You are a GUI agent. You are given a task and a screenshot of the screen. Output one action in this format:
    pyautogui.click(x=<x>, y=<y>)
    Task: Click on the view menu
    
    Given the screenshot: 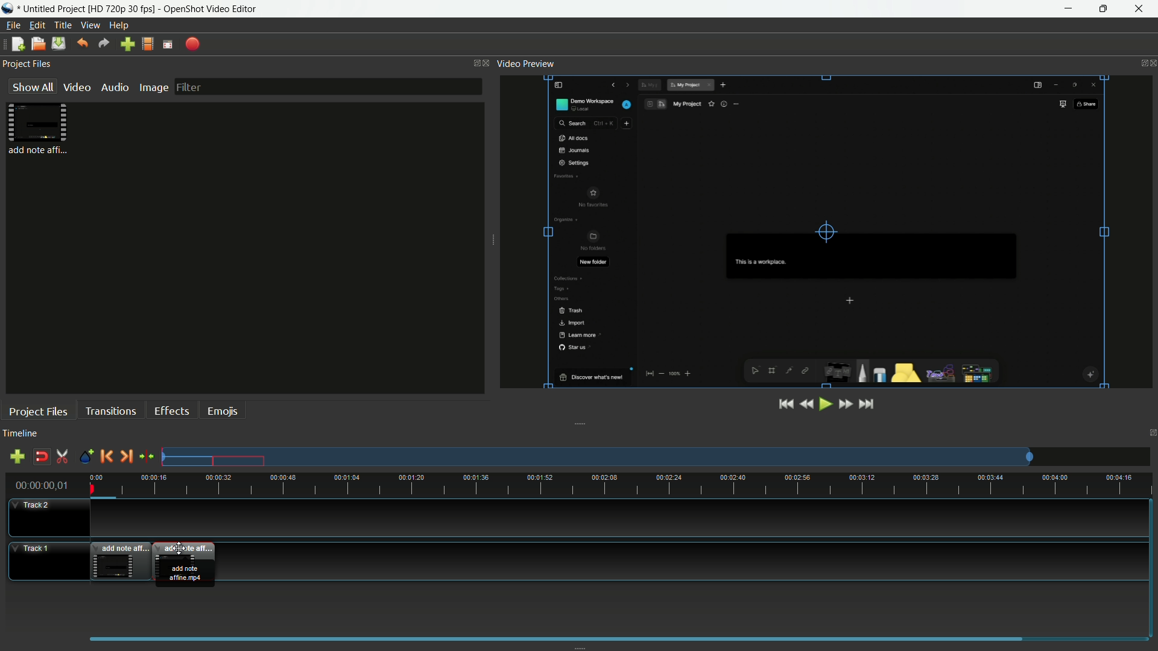 What is the action you would take?
    pyautogui.click(x=90, y=25)
    